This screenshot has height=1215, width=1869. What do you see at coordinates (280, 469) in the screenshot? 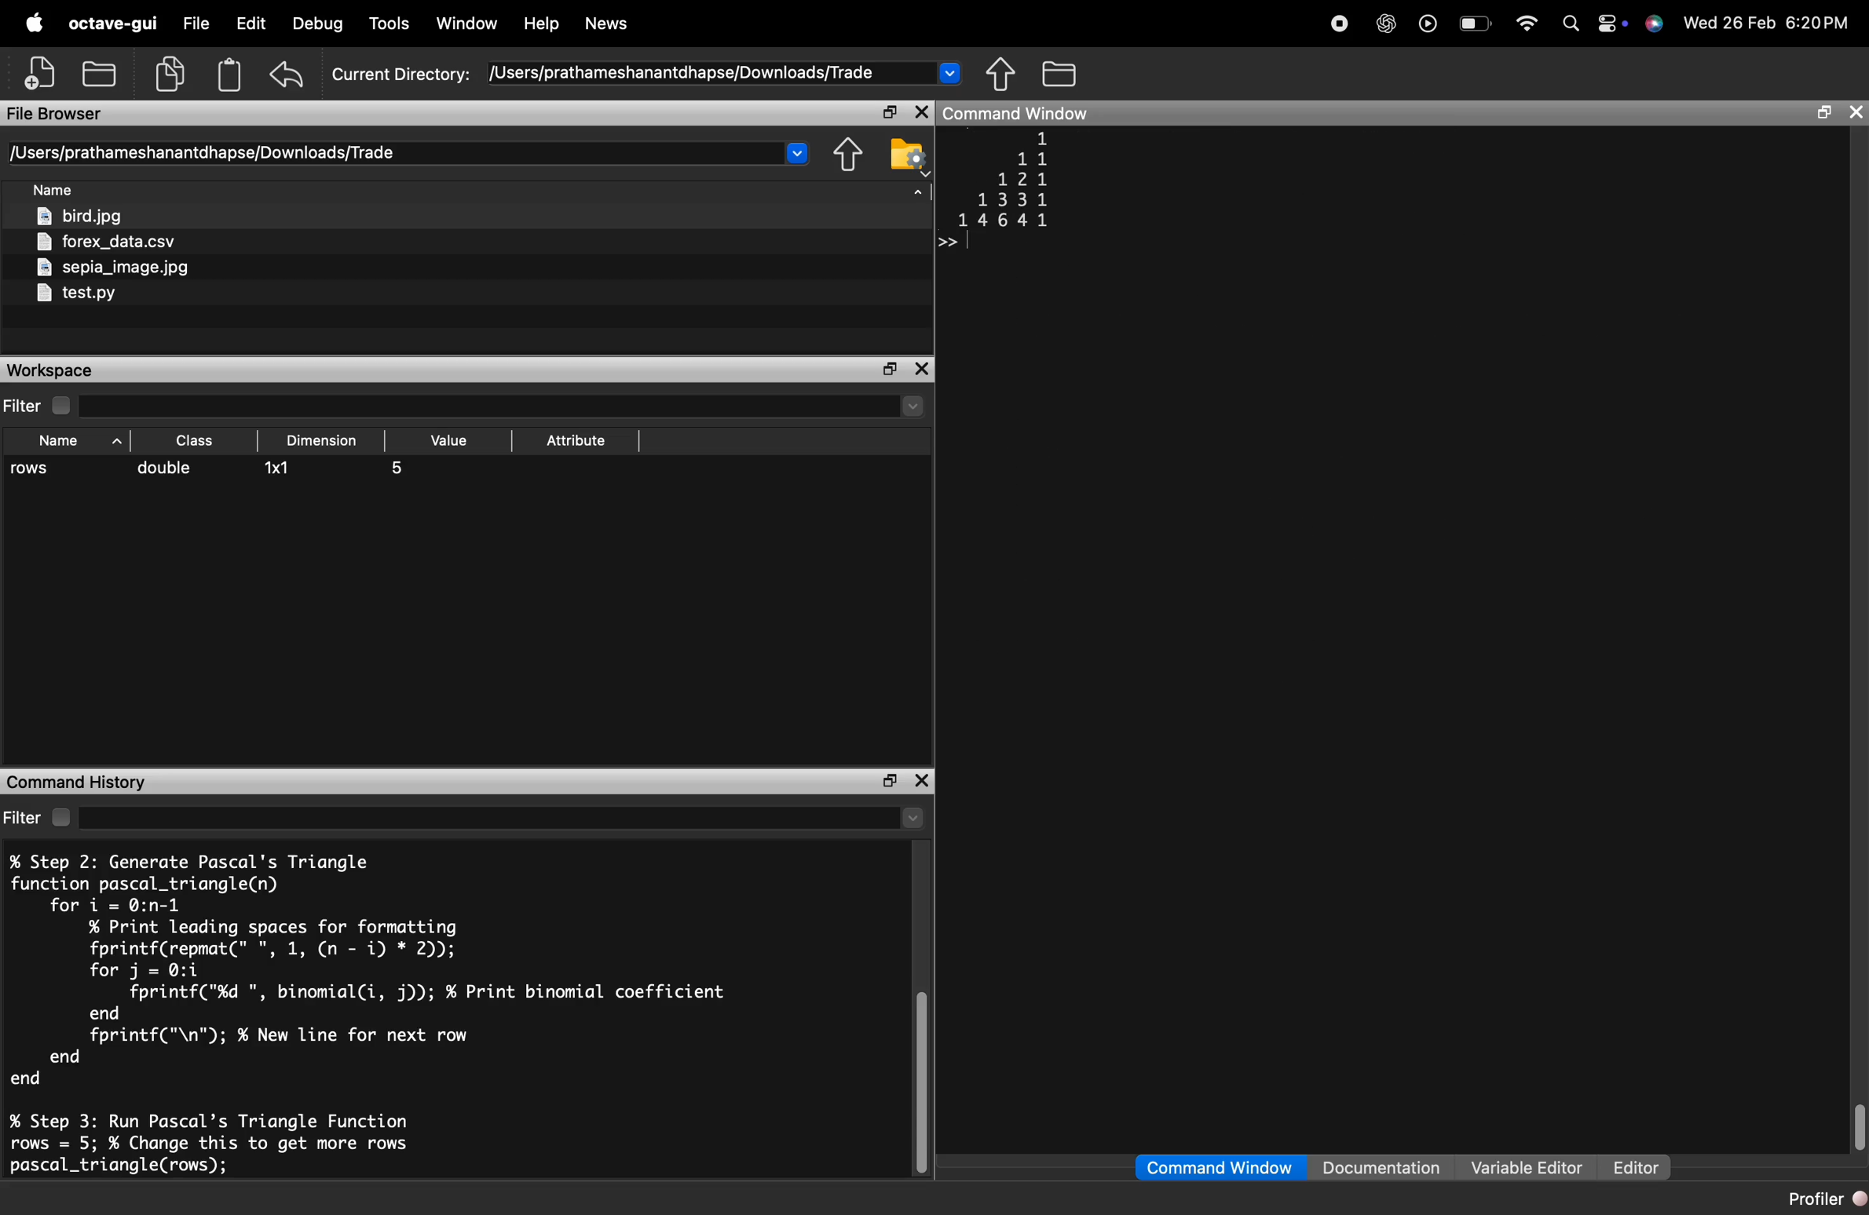
I see `1x1` at bounding box center [280, 469].